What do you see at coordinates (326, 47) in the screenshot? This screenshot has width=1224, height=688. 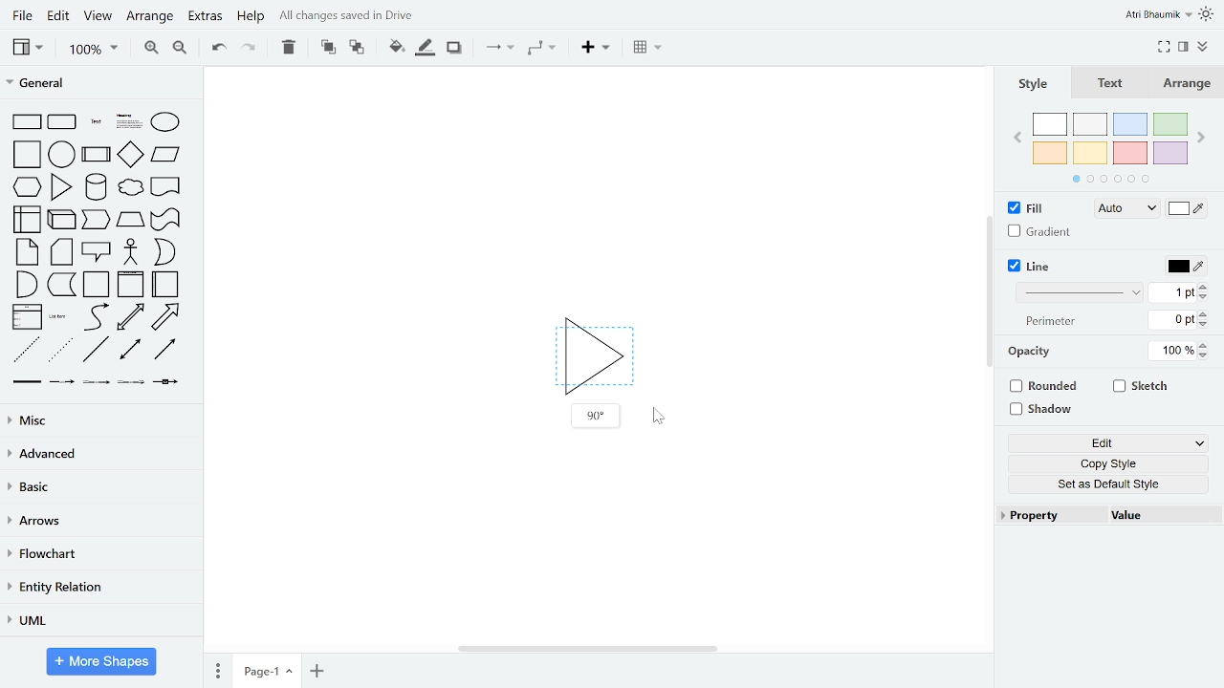 I see `to front` at bounding box center [326, 47].